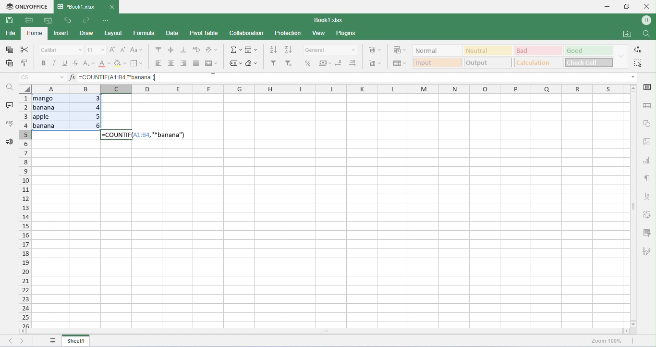  Describe the element at coordinates (89, 64) in the screenshot. I see `superscript / subscript` at that location.